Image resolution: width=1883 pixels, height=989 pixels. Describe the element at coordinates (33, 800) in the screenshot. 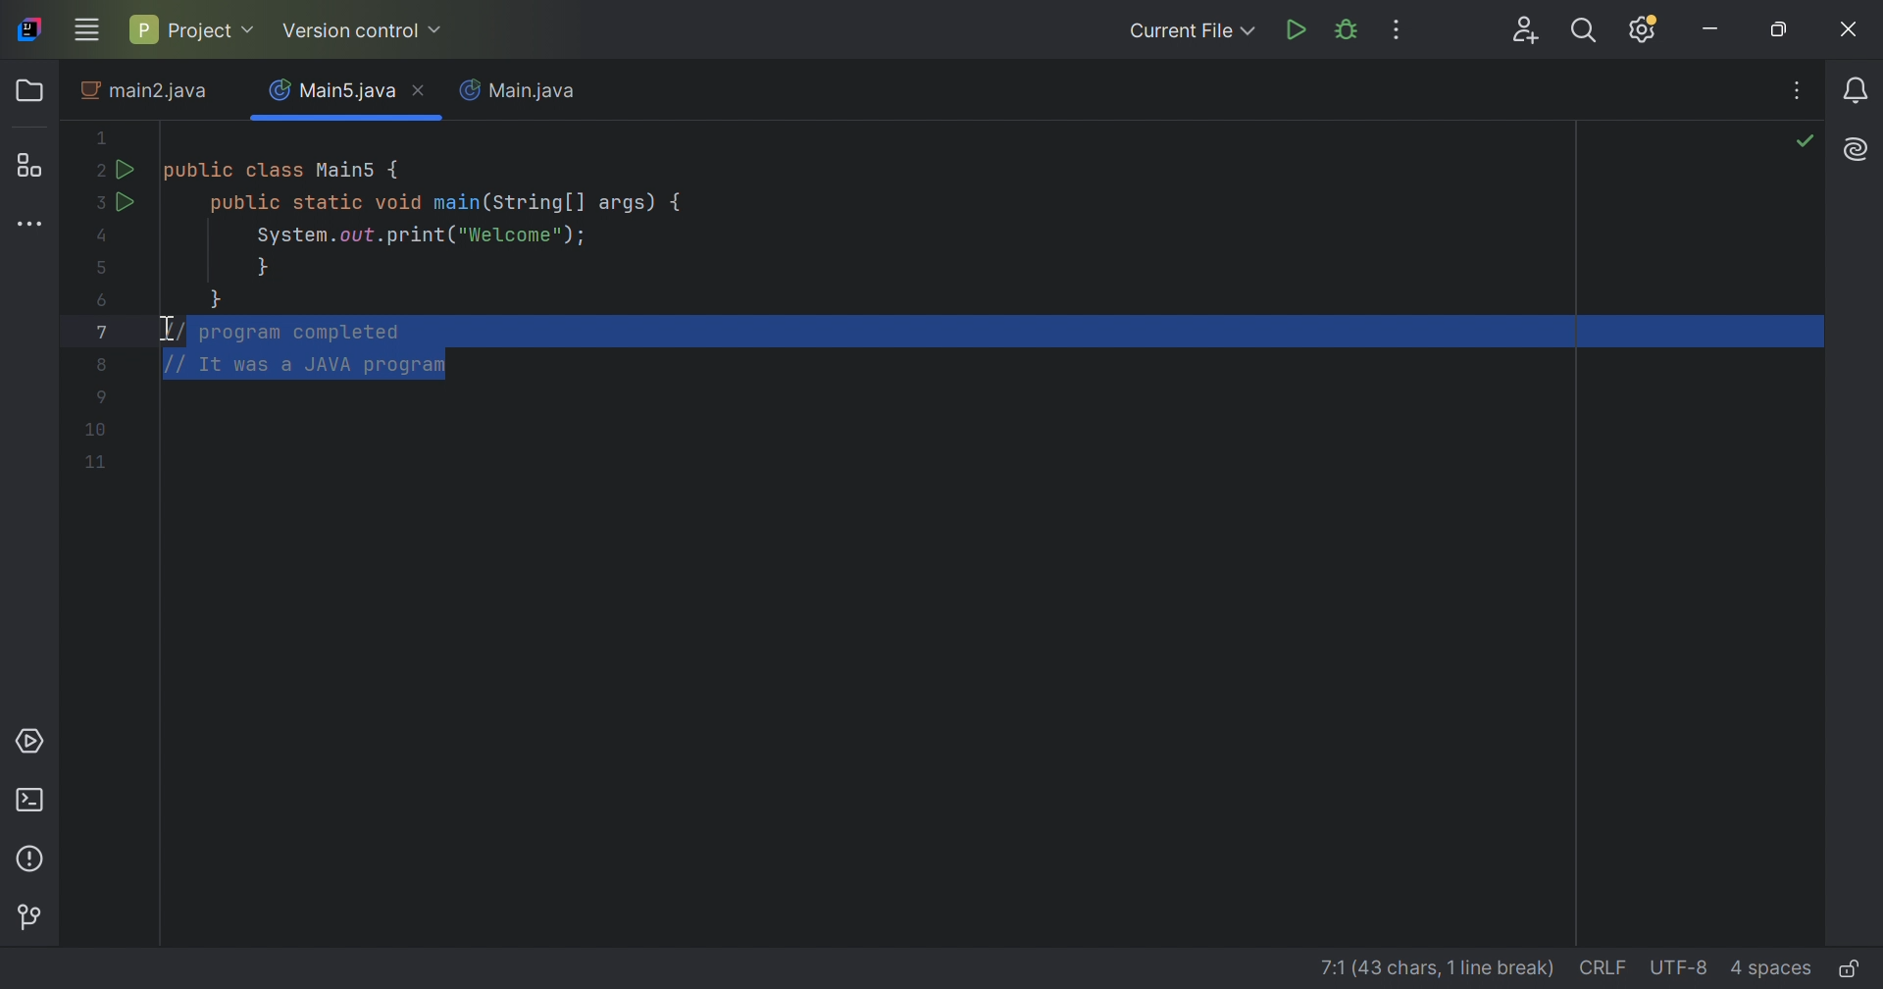

I see `Terminal` at that location.